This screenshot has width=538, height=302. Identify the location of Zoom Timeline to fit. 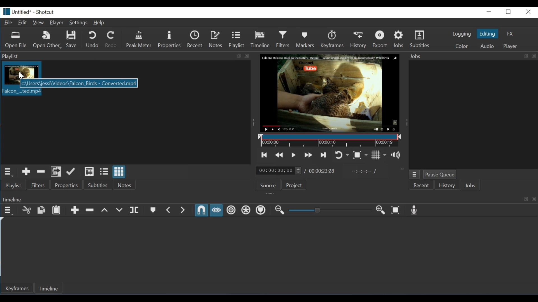
(396, 210).